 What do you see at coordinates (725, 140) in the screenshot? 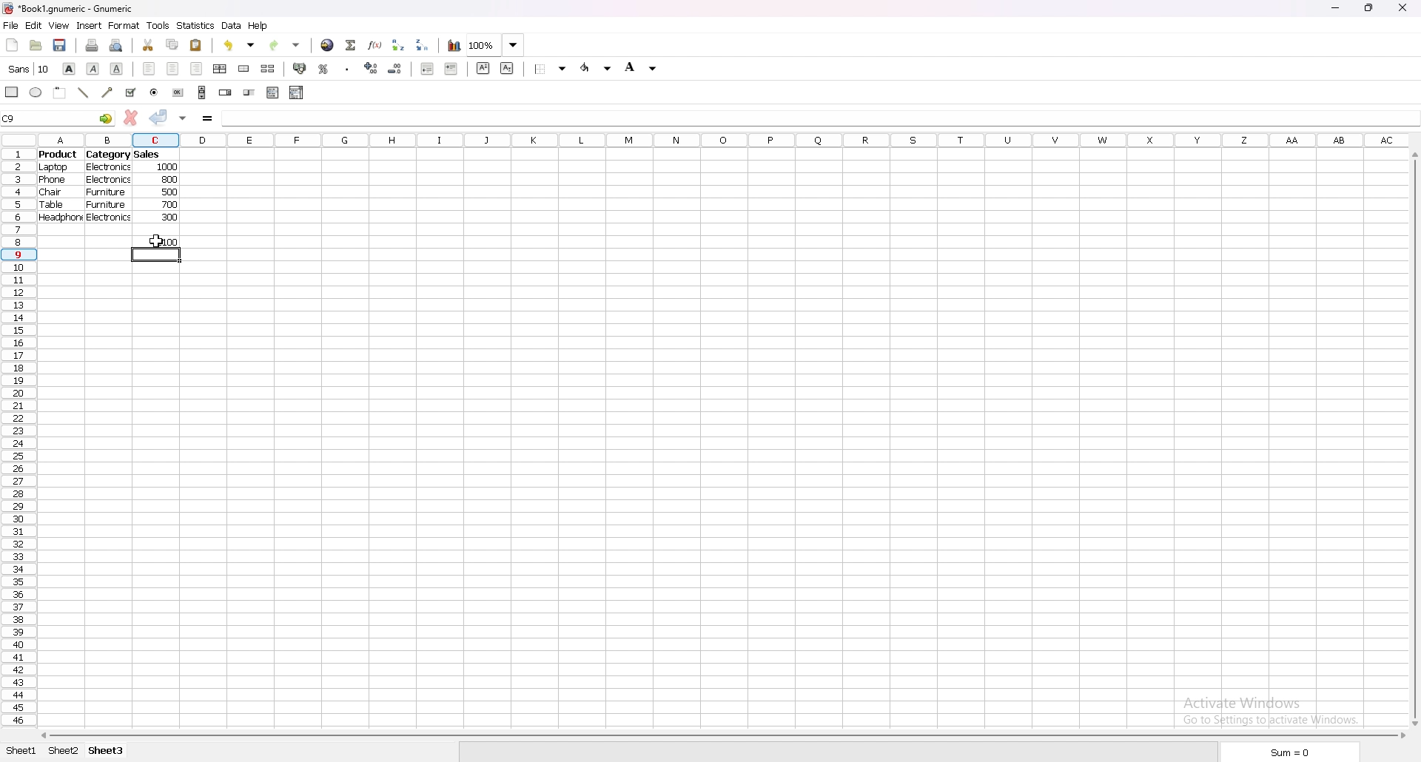
I see `column` at bounding box center [725, 140].